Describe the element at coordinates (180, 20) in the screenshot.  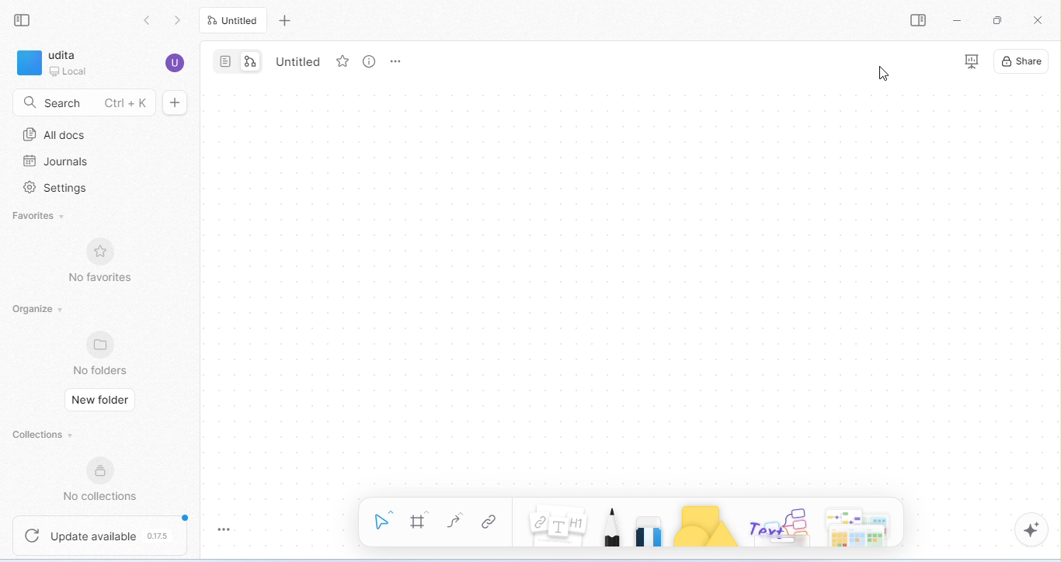
I see `go previous` at that location.